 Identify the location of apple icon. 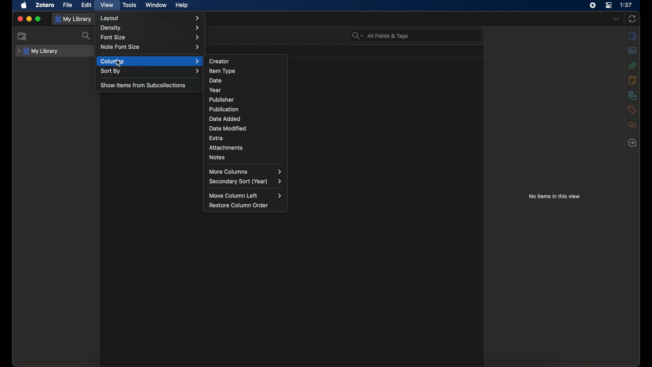
(24, 5).